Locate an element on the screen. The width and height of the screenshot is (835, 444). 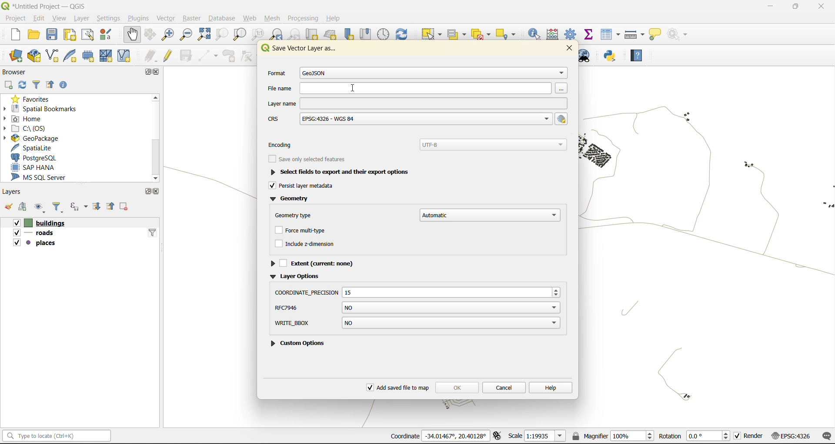
select fields to export and their export options is located at coordinates (337, 172).